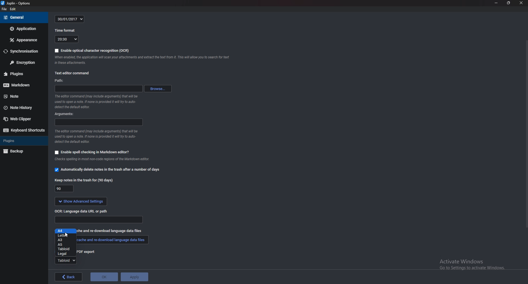 This screenshot has height=284, width=528. I want to click on Note history, so click(22, 107).